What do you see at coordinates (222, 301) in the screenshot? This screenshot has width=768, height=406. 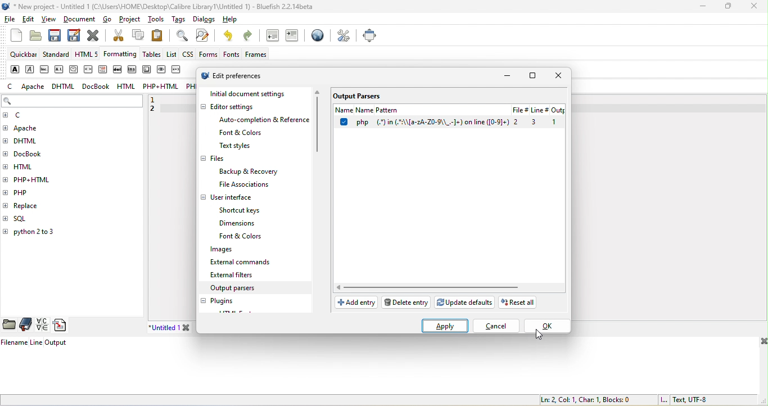 I see `plugins` at bounding box center [222, 301].